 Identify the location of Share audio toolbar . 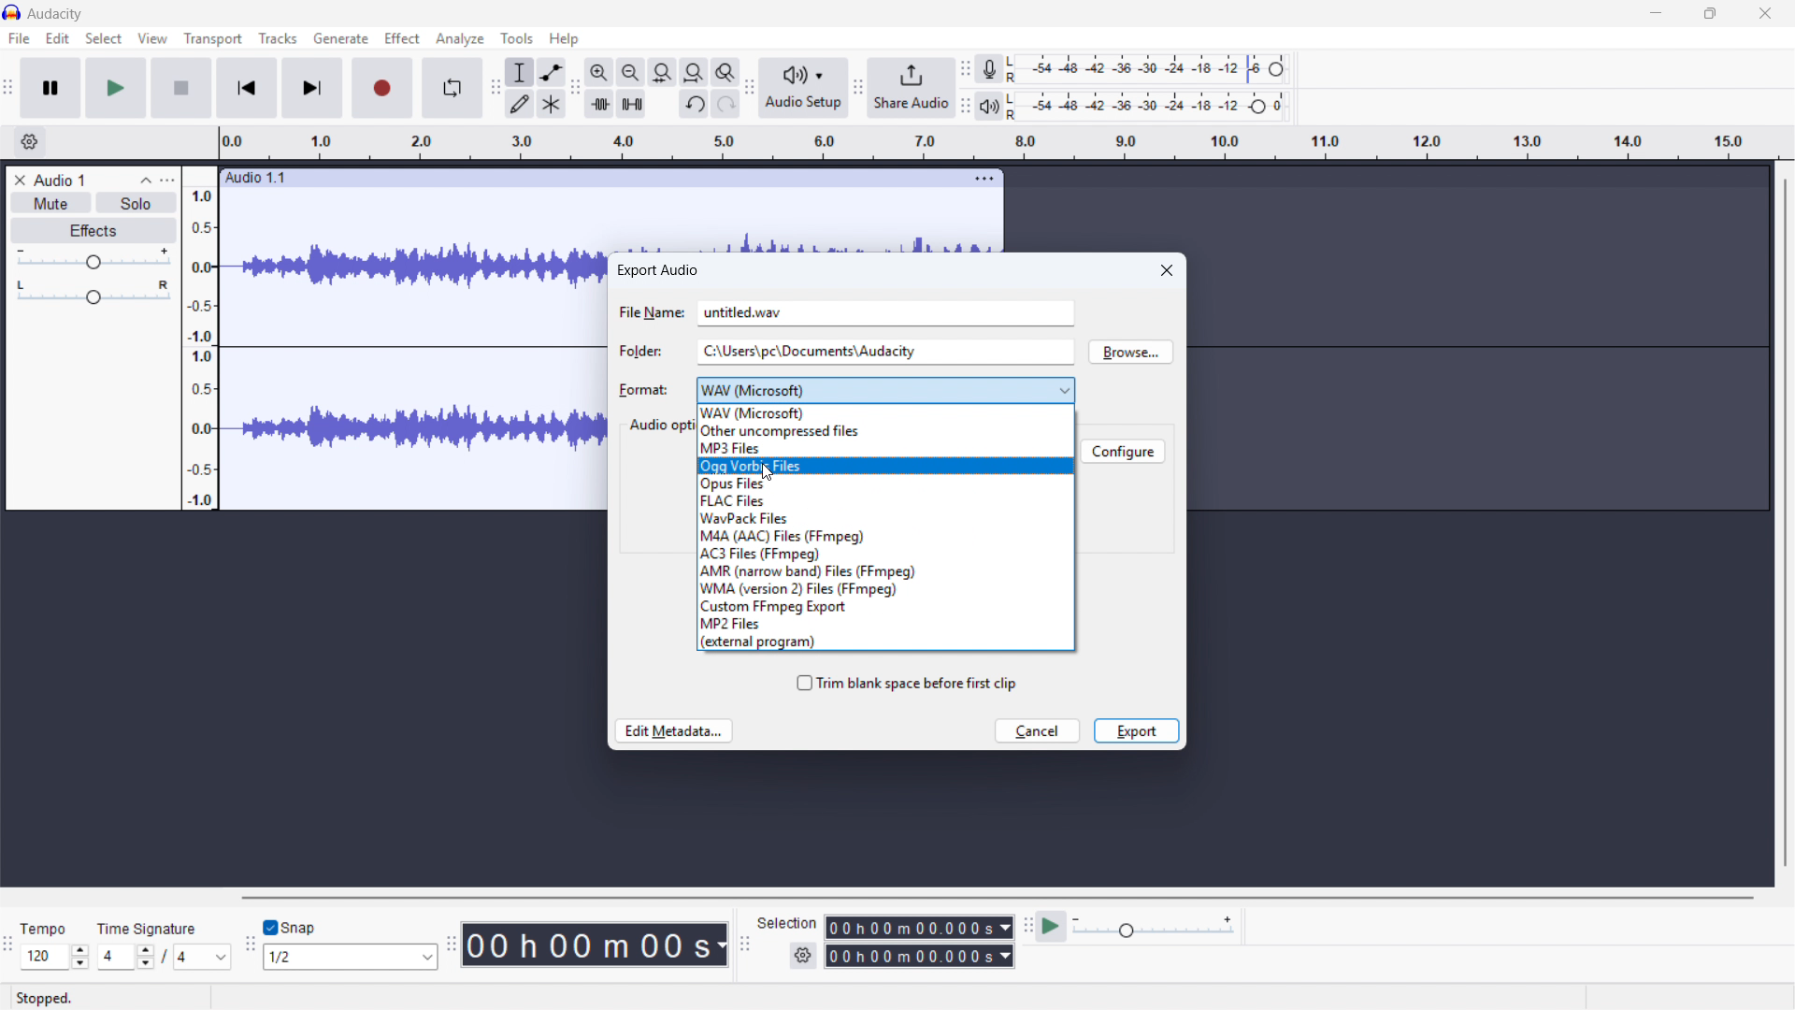
(858, 87).